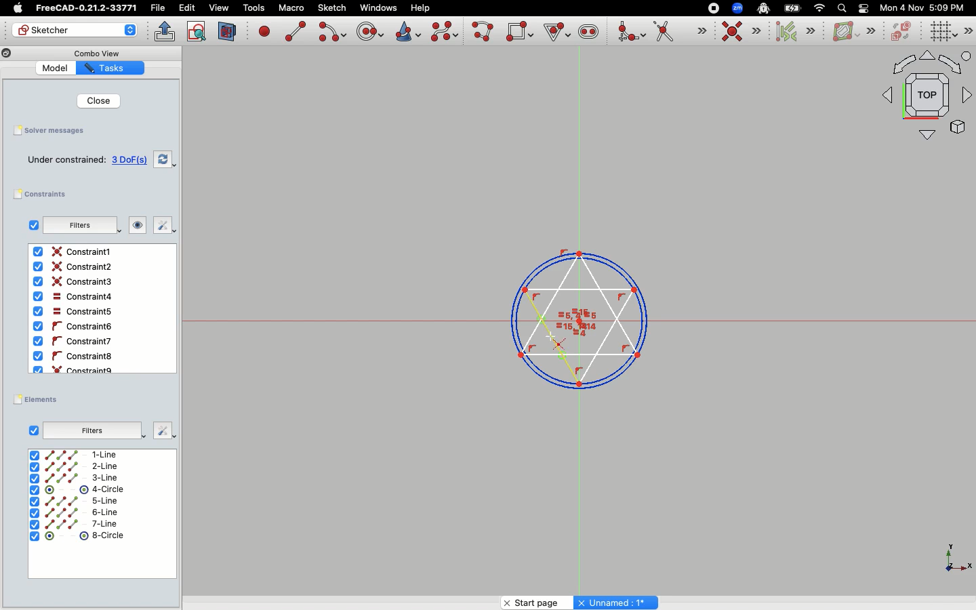  Describe the element at coordinates (75, 524) in the screenshot. I see `7-line` at that location.